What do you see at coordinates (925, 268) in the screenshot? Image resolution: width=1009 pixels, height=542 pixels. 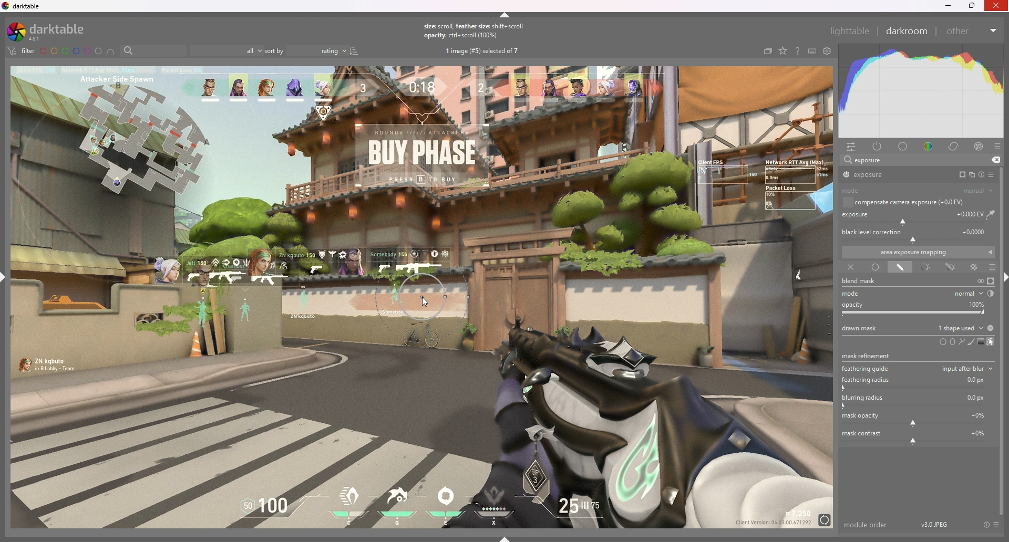 I see `parametric mask` at bounding box center [925, 268].